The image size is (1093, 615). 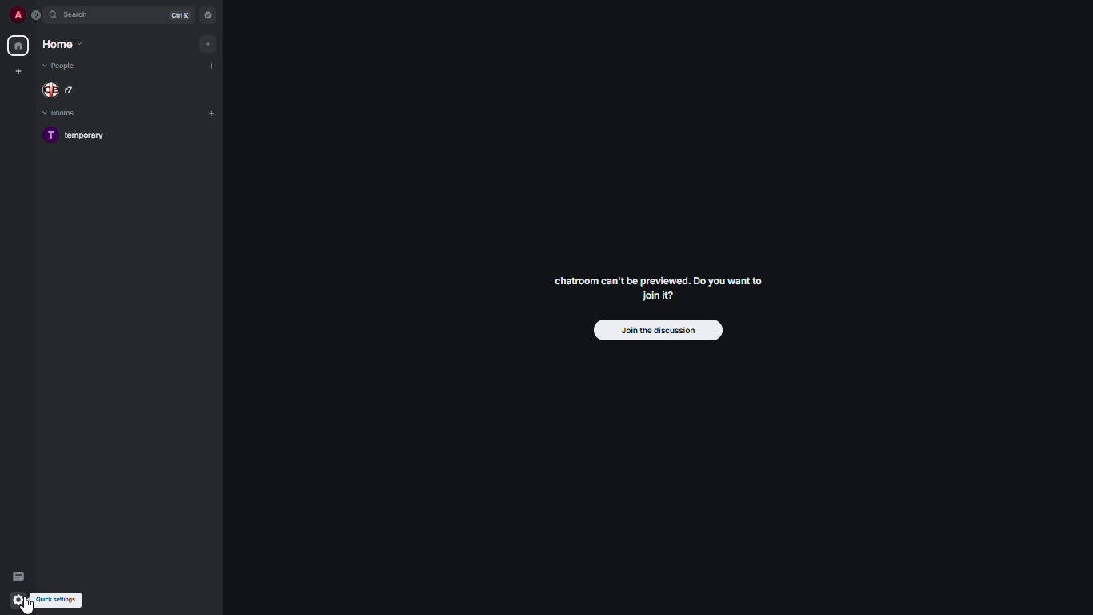 What do you see at coordinates (64, 115) in the screenshot?
I see `rooms` at bounding box center [64, 115].